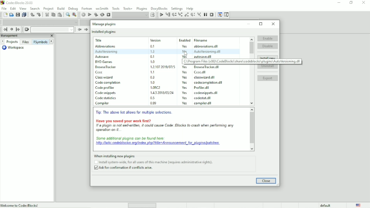  I want to click on Next, so click(86, 30).